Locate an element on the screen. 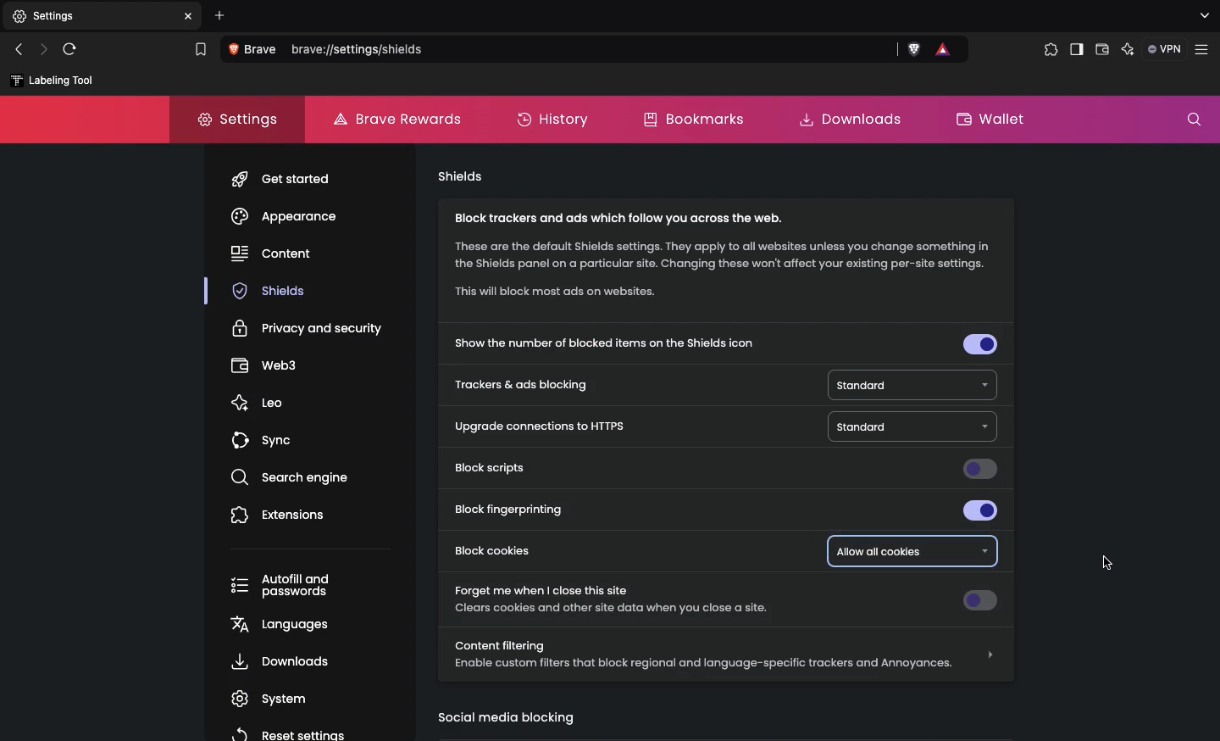 Image resolution: width=1220 pixels, height=741 pixels. Allowed all cookies  is located at coordinates (909, 551).